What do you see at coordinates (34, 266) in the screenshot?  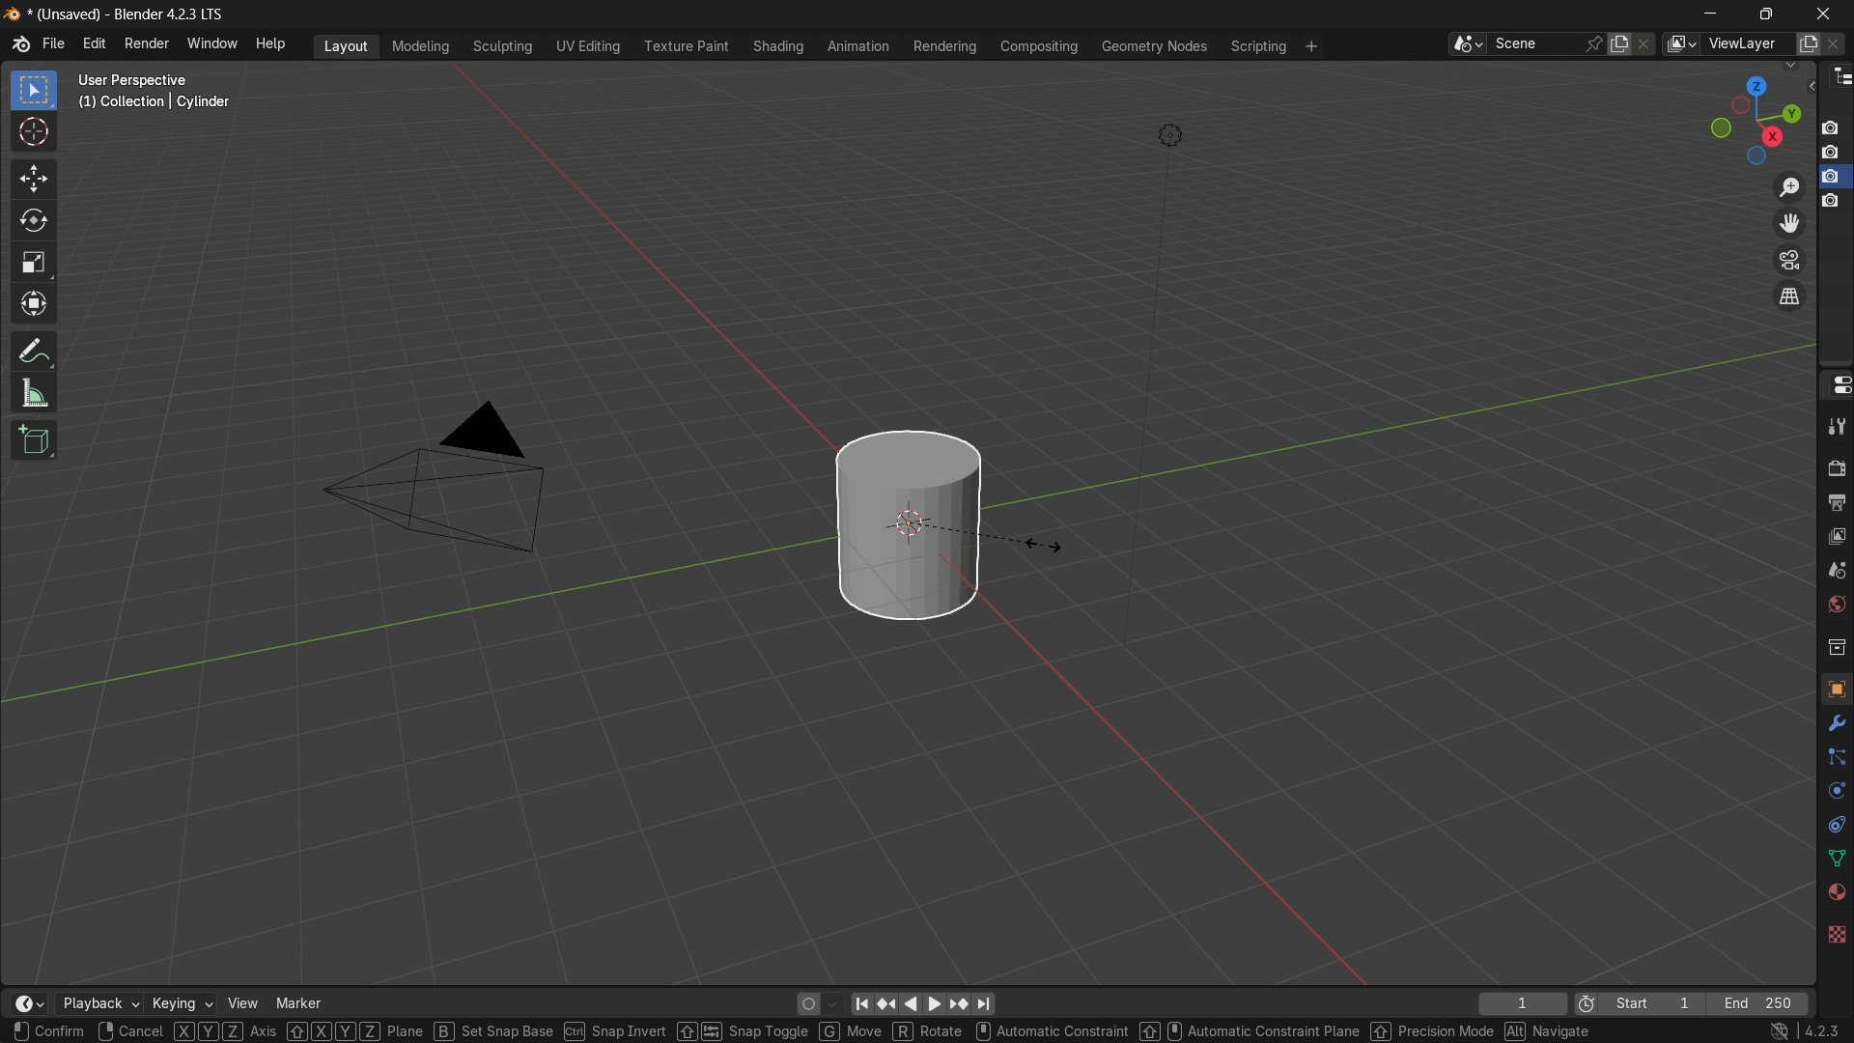 I see `scale` at bounding box center [34, 266].